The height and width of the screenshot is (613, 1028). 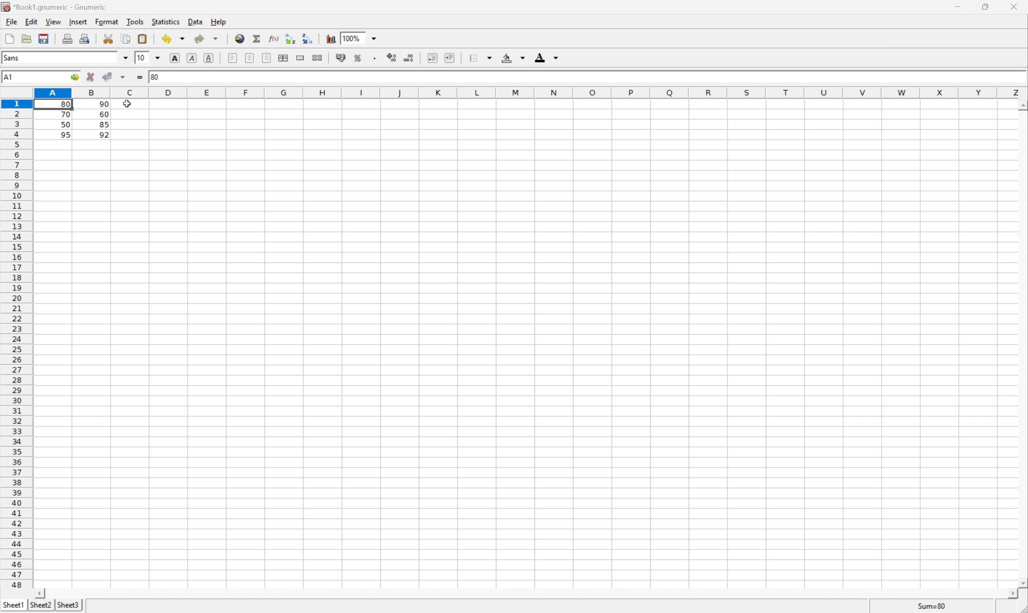 What do you see at coordinates (104, 134) in the screenshot?
I see `92` at bounding box center [104, 134].